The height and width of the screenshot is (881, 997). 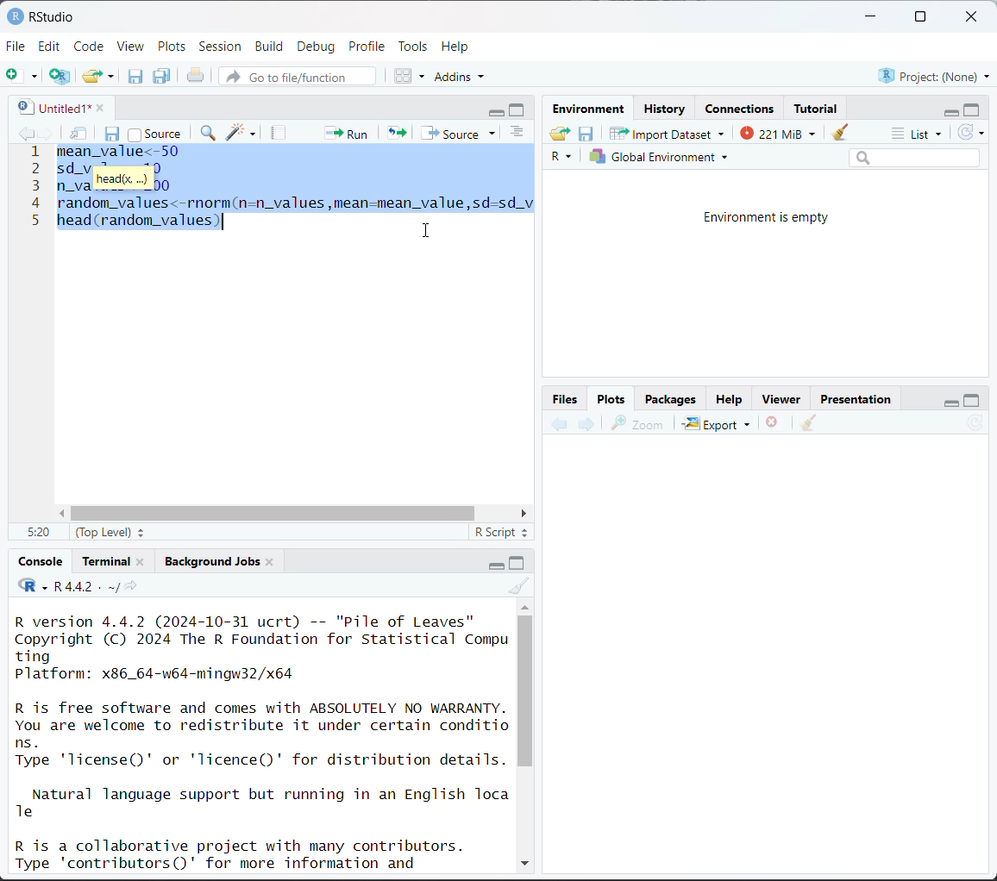 What do you see at coordinates (562, 135) in the screenshot?
I see `load workspace` at bounding box center [562, 135].